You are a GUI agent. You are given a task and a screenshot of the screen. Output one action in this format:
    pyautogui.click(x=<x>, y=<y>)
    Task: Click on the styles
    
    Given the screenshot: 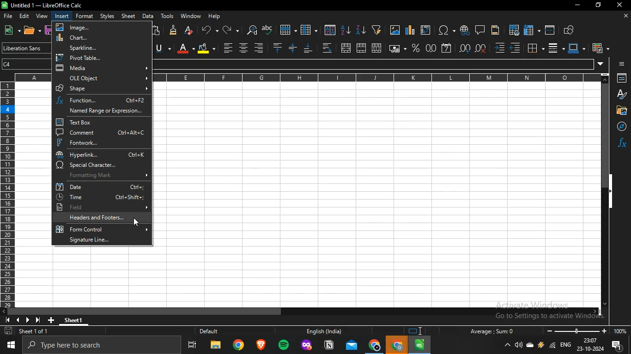 What is the action you would take?
    pyautogui.click(x=107, y=17)
    